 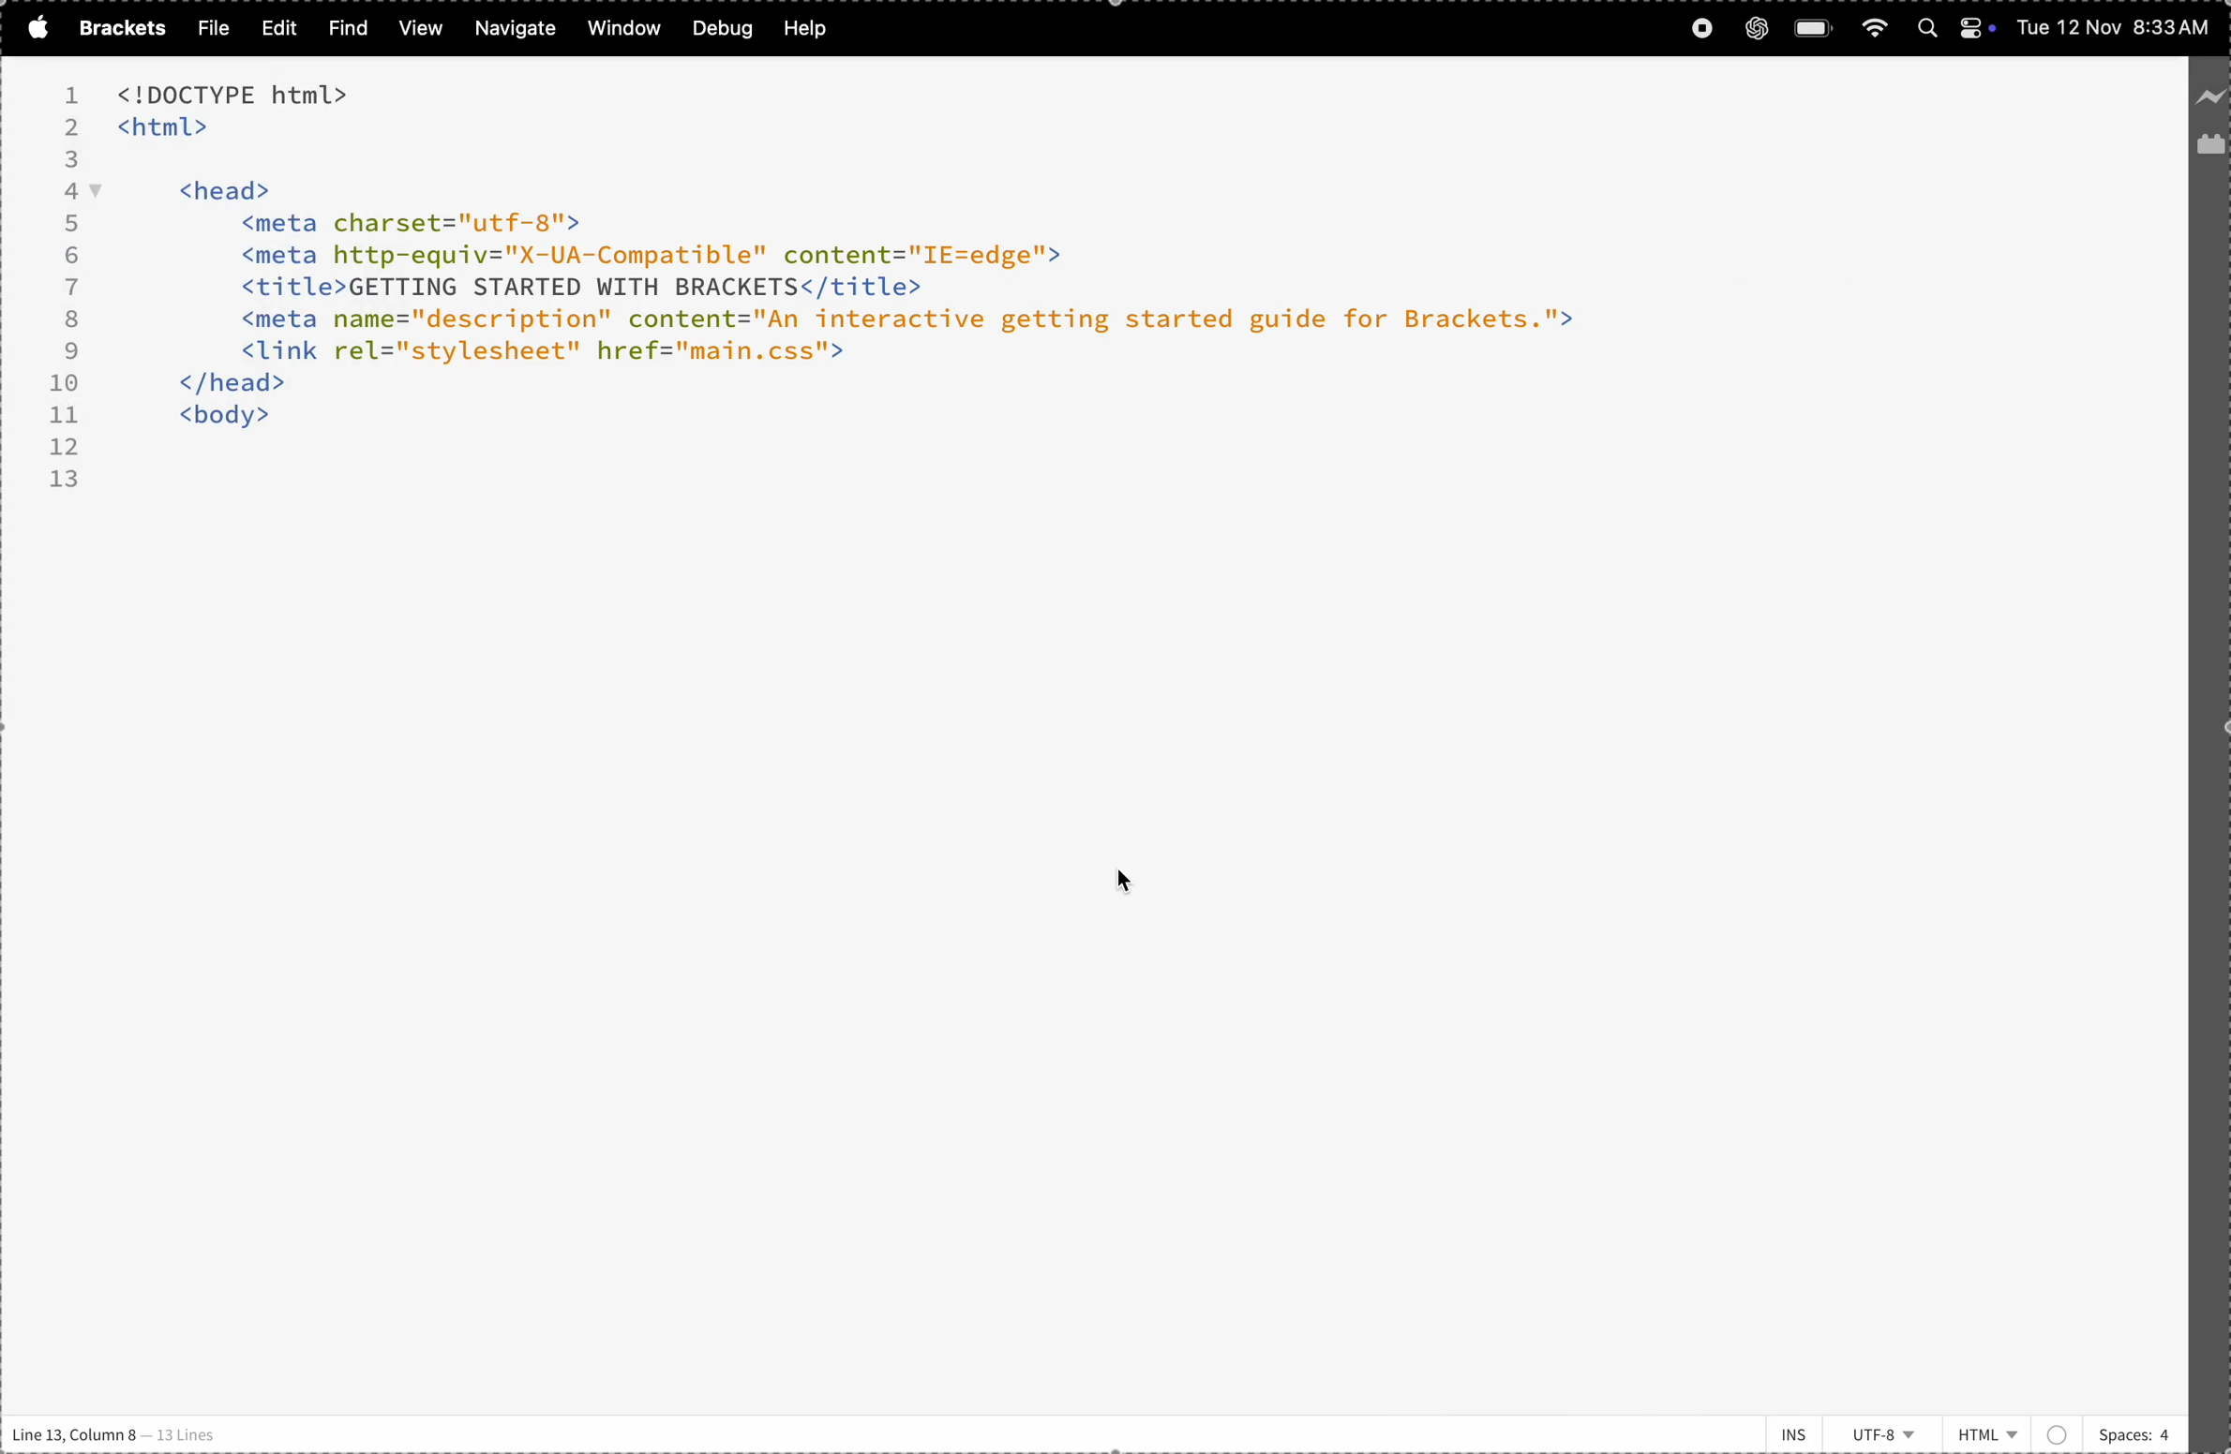 What do you see at coordinates (1815, 28) in the screenshot?
I see `battery` at bounding box center [1815, 28].